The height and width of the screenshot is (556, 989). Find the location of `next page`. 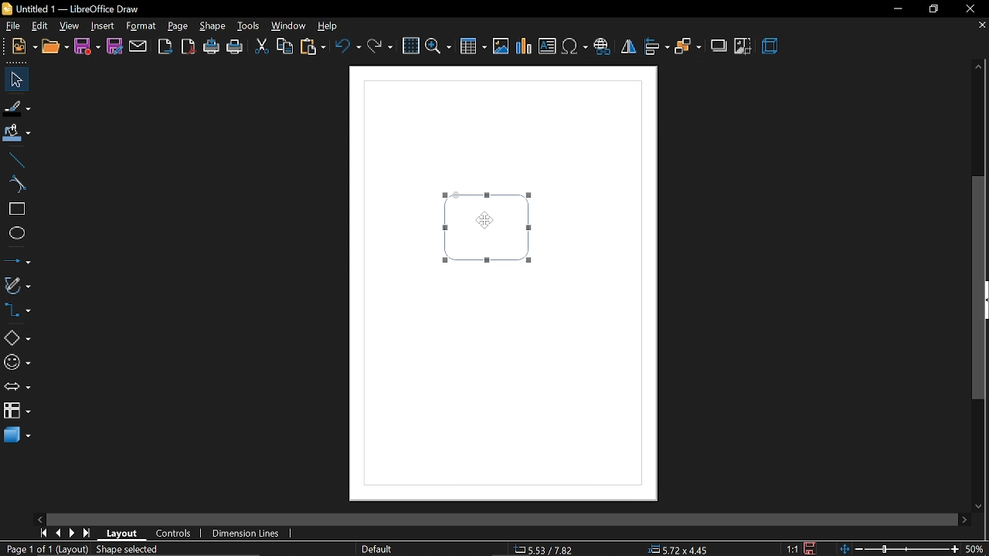

next page is located at coordinates (72, 534).